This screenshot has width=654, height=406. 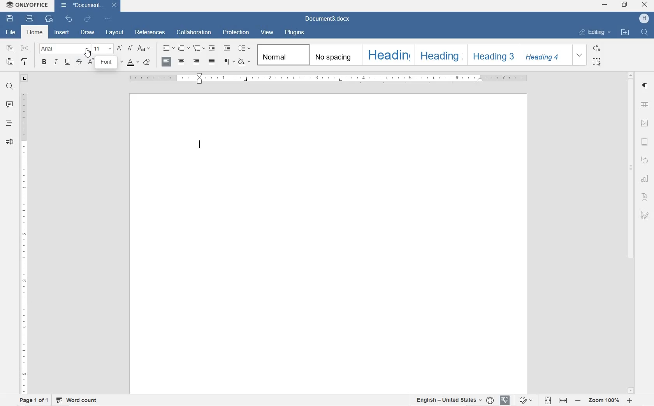 What do you see at coordinates (333, 19) in the screenshot?
I see `Document3.docx` at bounding box center [333, 19].